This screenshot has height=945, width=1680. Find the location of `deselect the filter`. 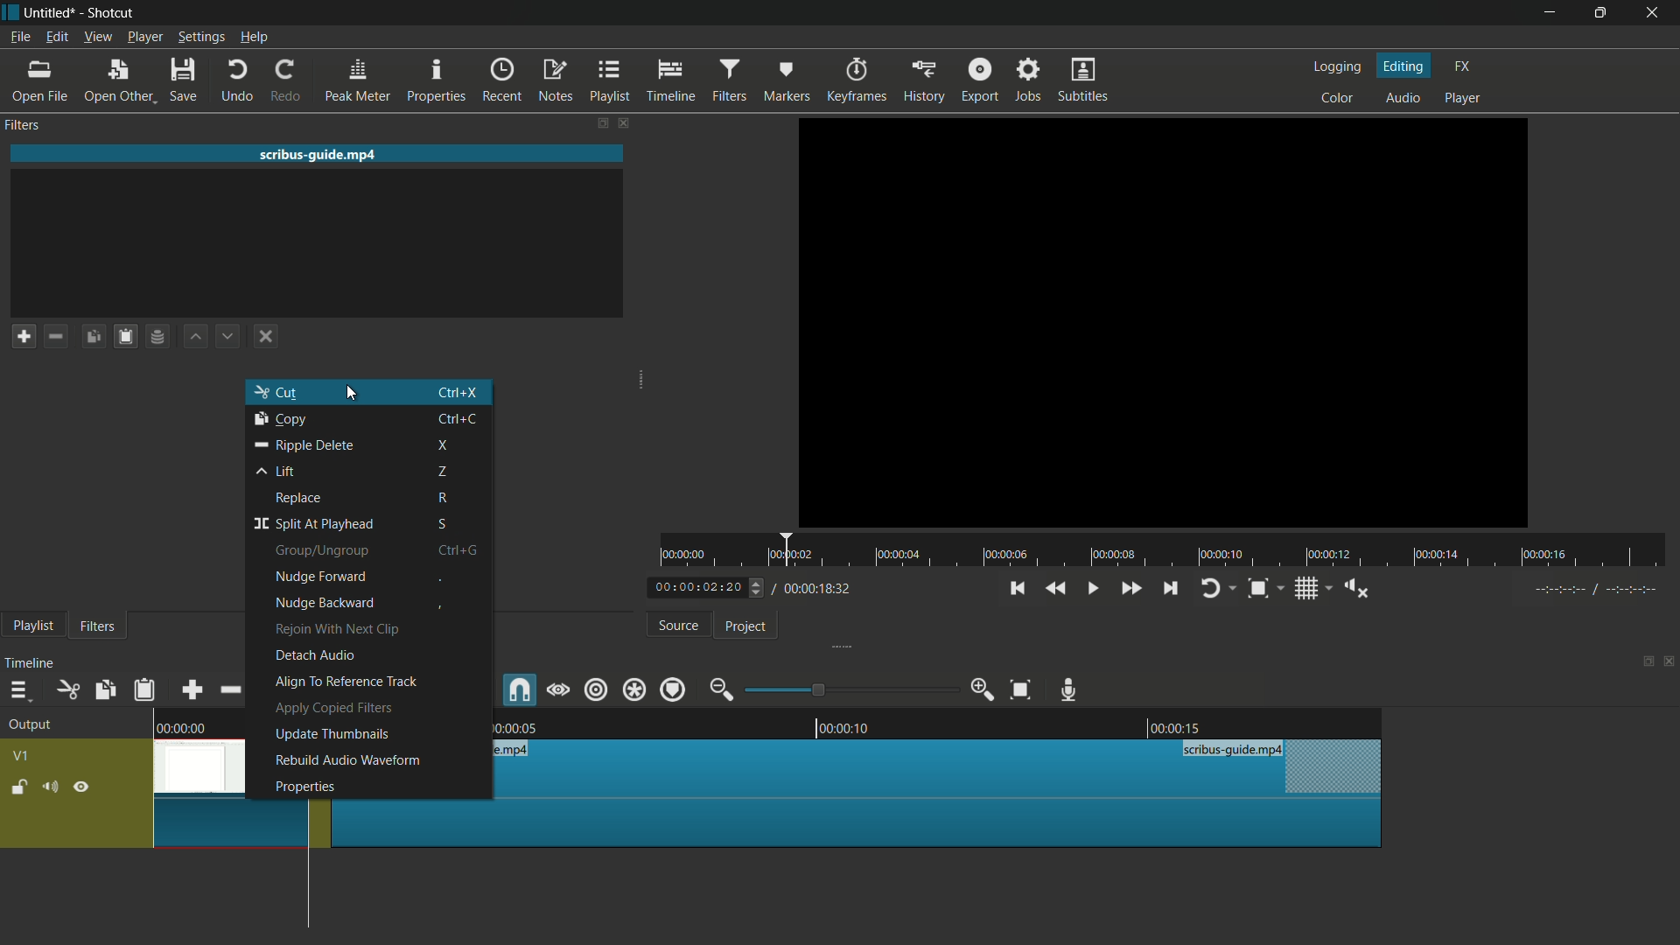

deselect the filter is located at coordinates (262, 338).